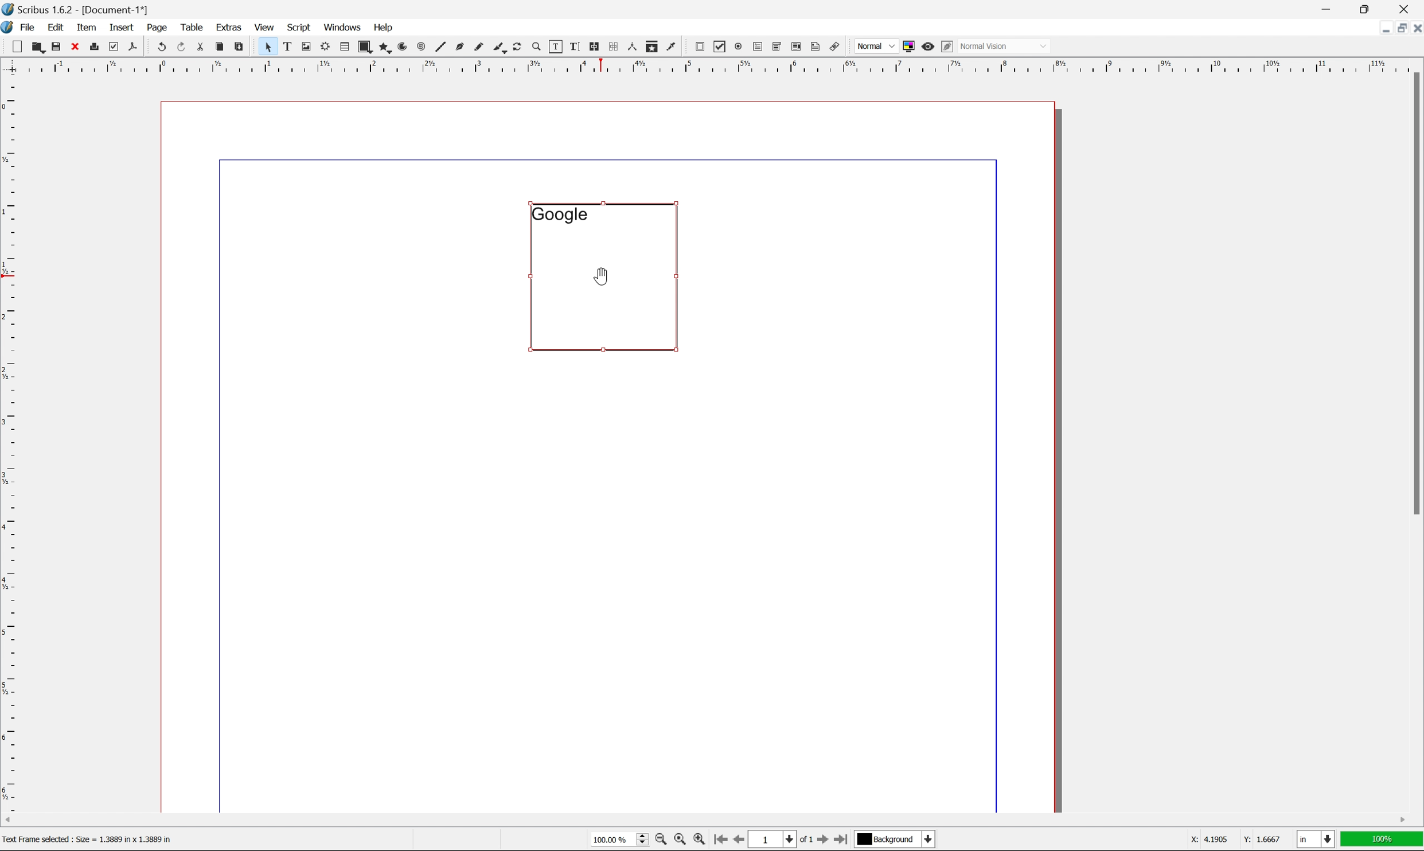 The width and height of the screenshot is (1424, 851). Describe the element at coordinates (93, 48) in the screenshot. I see `print` at that location.